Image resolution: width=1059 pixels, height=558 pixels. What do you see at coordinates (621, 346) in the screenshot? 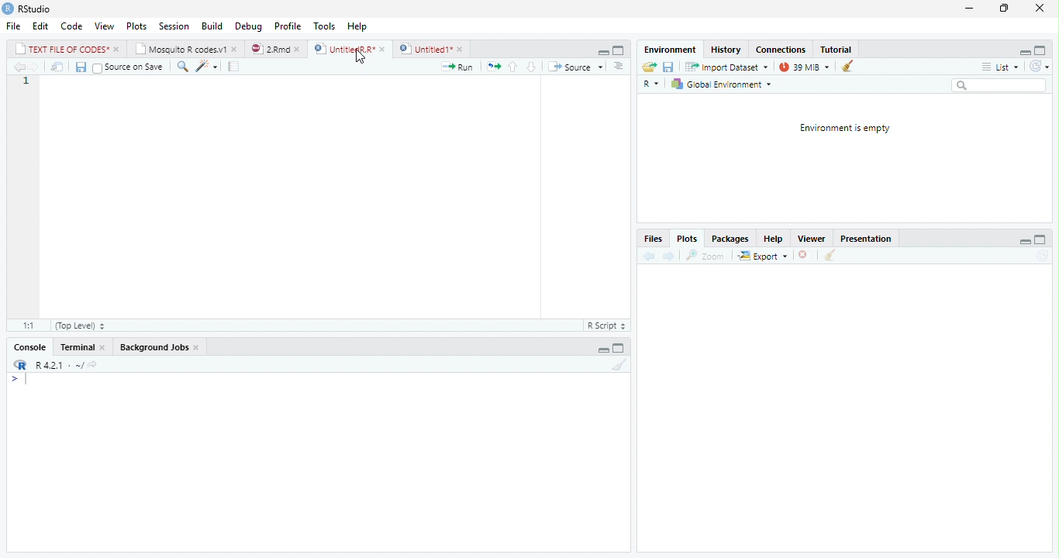
I see `Maximize` at bounding box center [621, 346].